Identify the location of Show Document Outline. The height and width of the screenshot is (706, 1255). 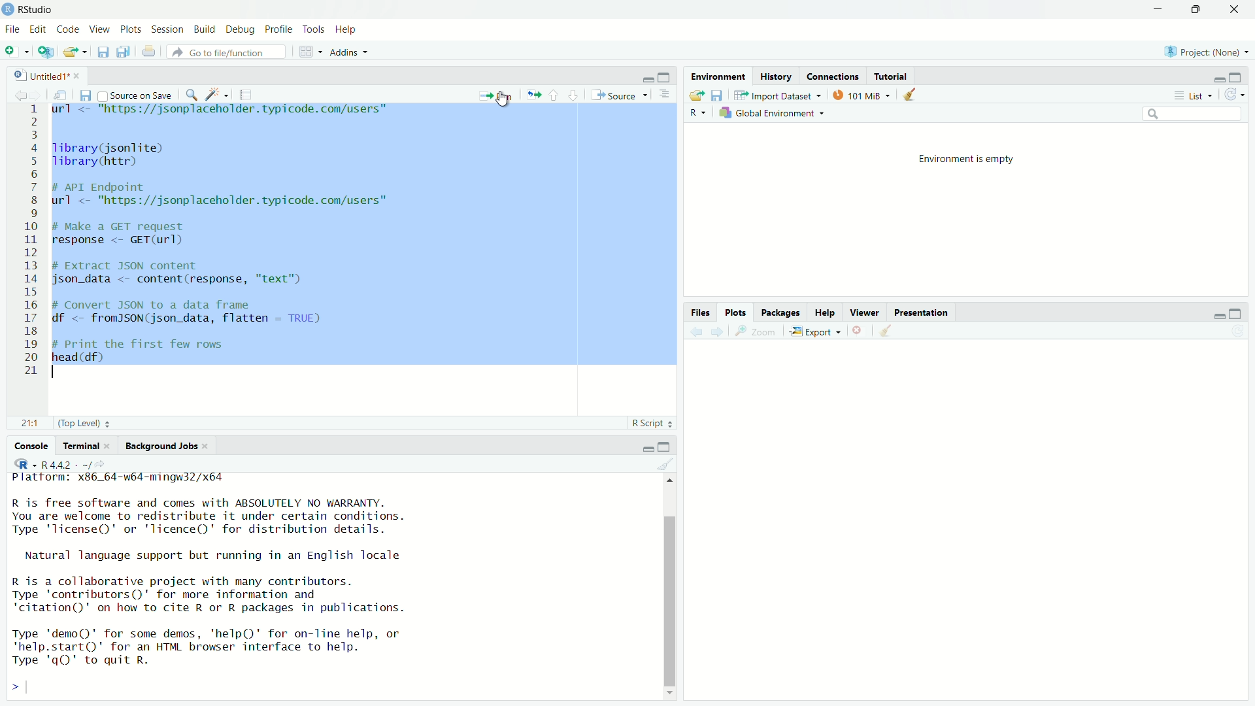
(665, 95).